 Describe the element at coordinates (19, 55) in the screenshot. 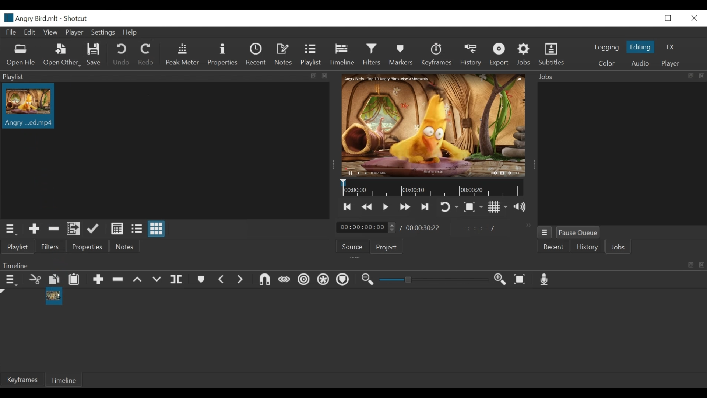

I see `Open File` at that location.